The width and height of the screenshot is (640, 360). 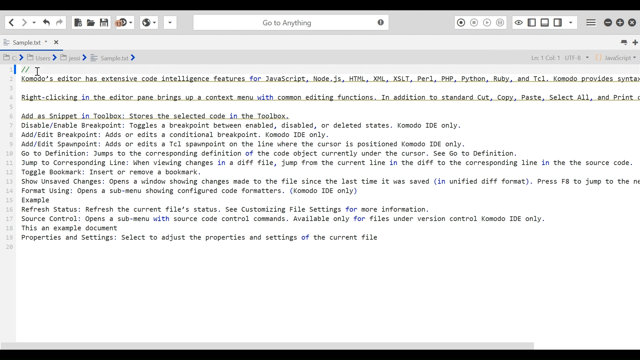 What do you see at coordinates (635, 42) in the screenshot?
I see `New Tab` at bounding box center [635, 42].